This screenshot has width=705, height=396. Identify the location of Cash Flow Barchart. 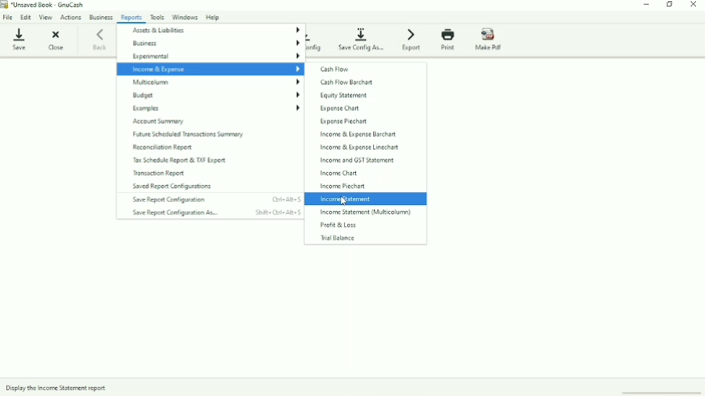
(347, 82).